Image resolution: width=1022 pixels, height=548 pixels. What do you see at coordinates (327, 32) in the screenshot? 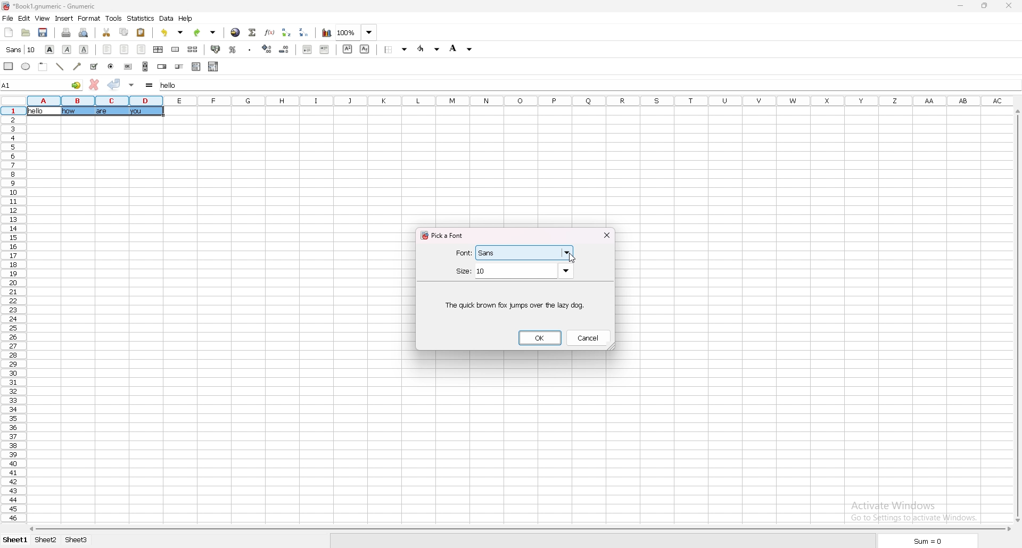
I see `chart` at bounding box center [327, 32].